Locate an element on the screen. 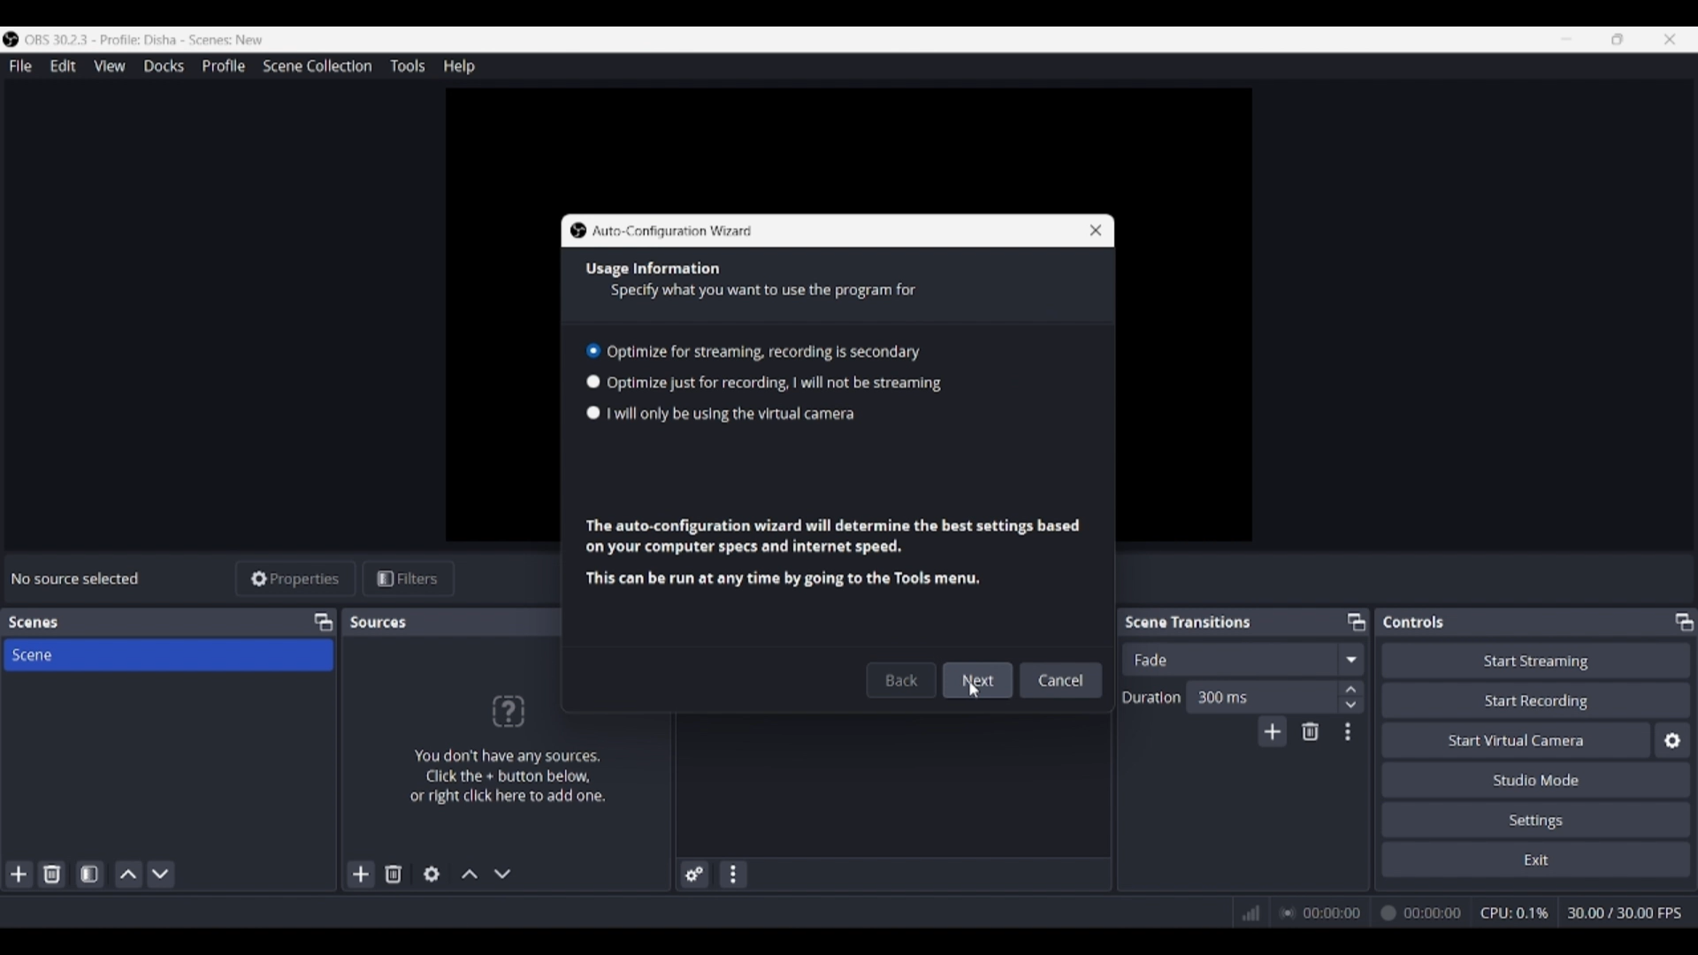 The height and width of the screenshot is (955, 1698). Cancel is located at coordinates (1061, 680).